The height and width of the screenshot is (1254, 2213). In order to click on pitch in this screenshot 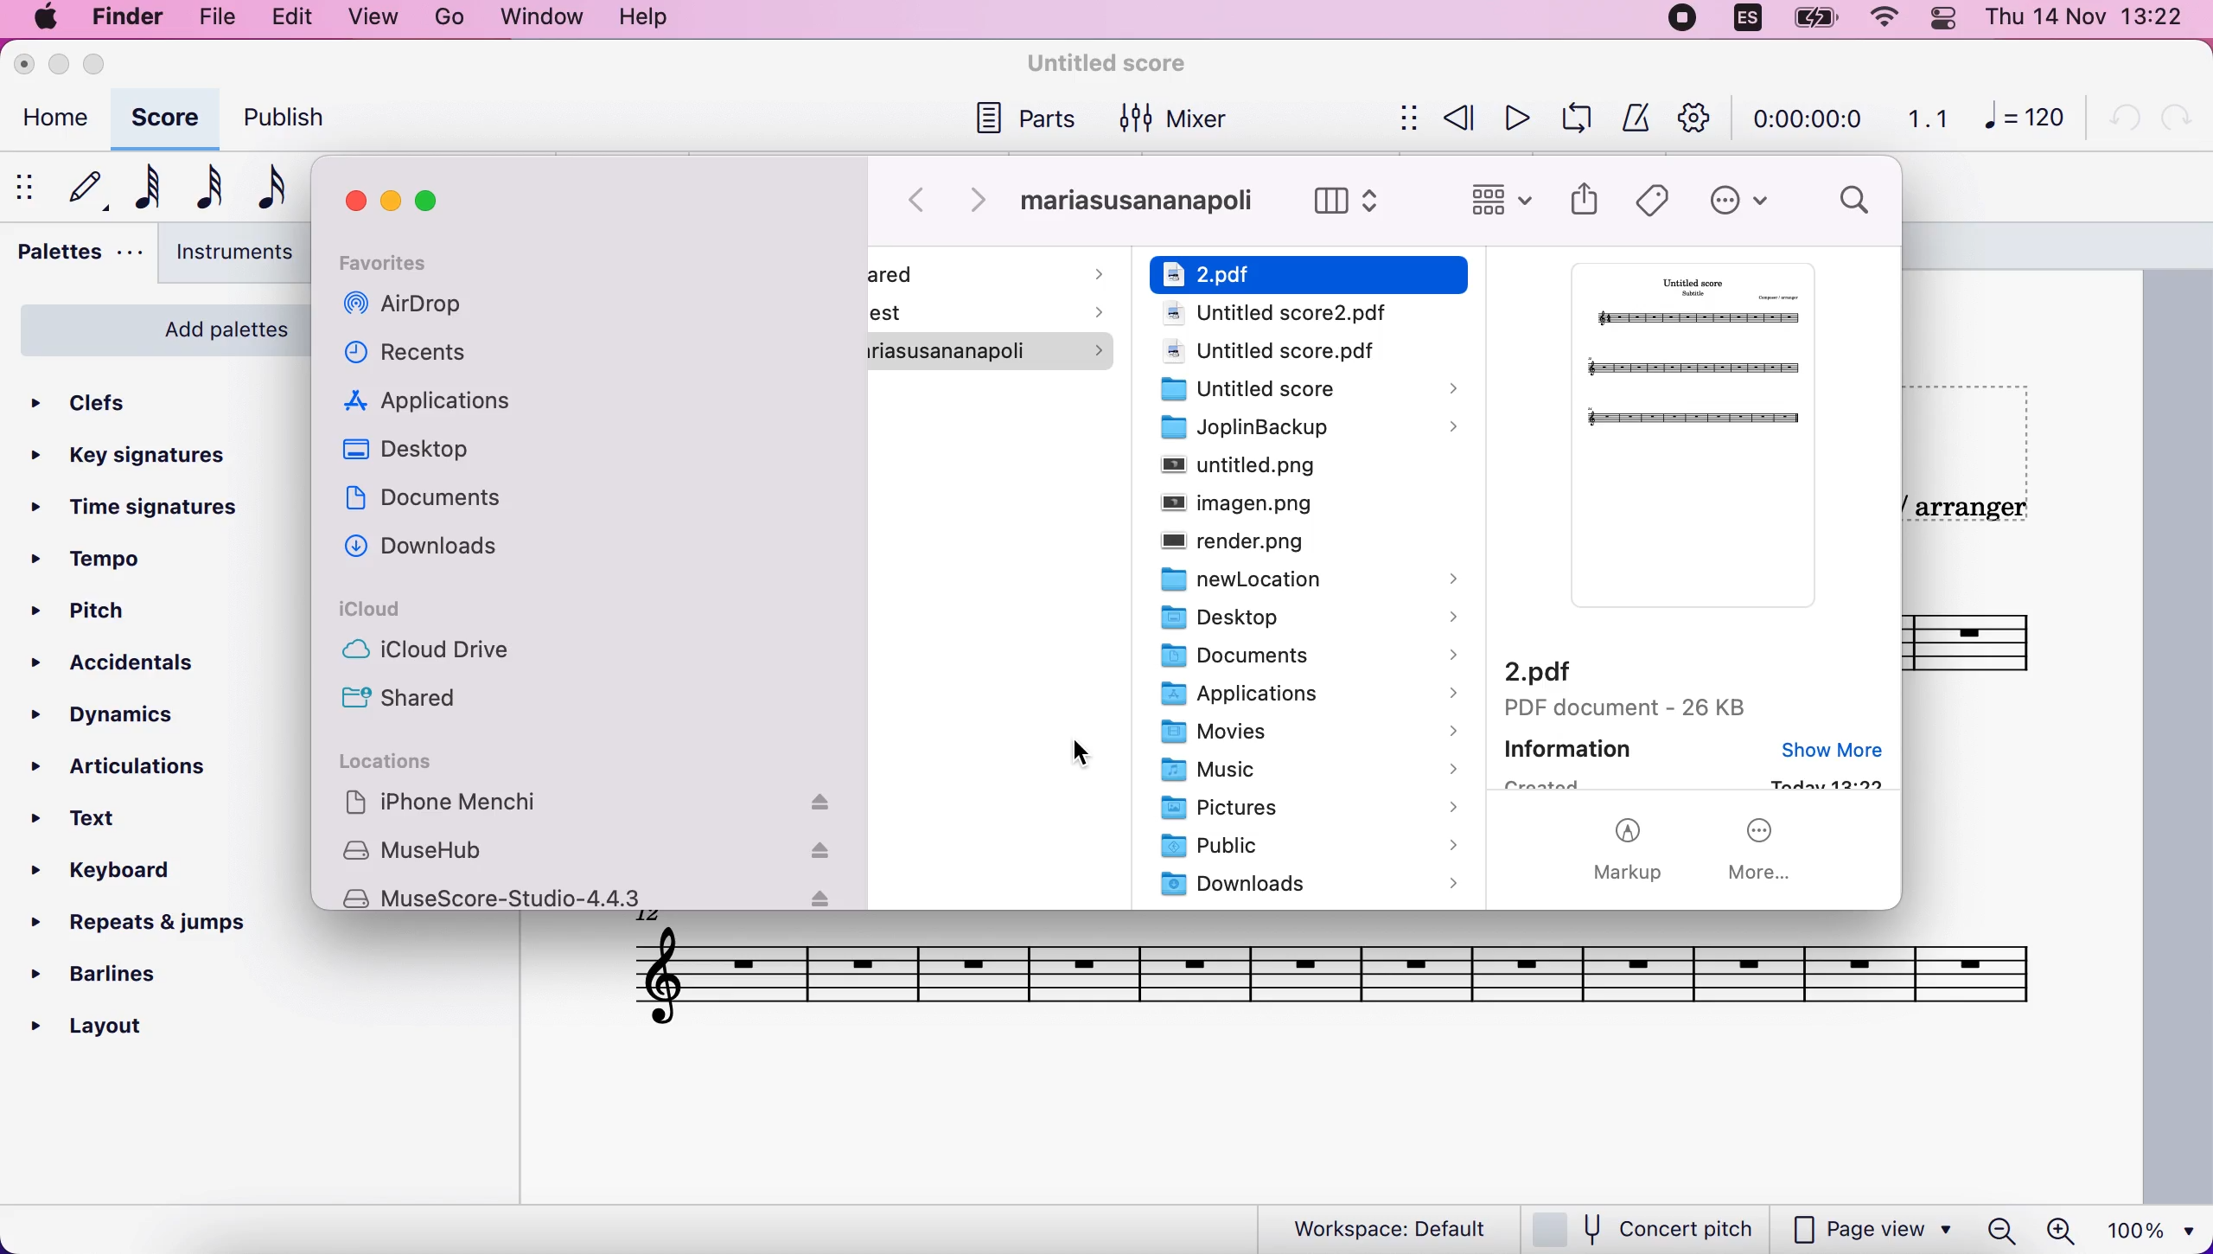, I will do `click(127, 605)`.